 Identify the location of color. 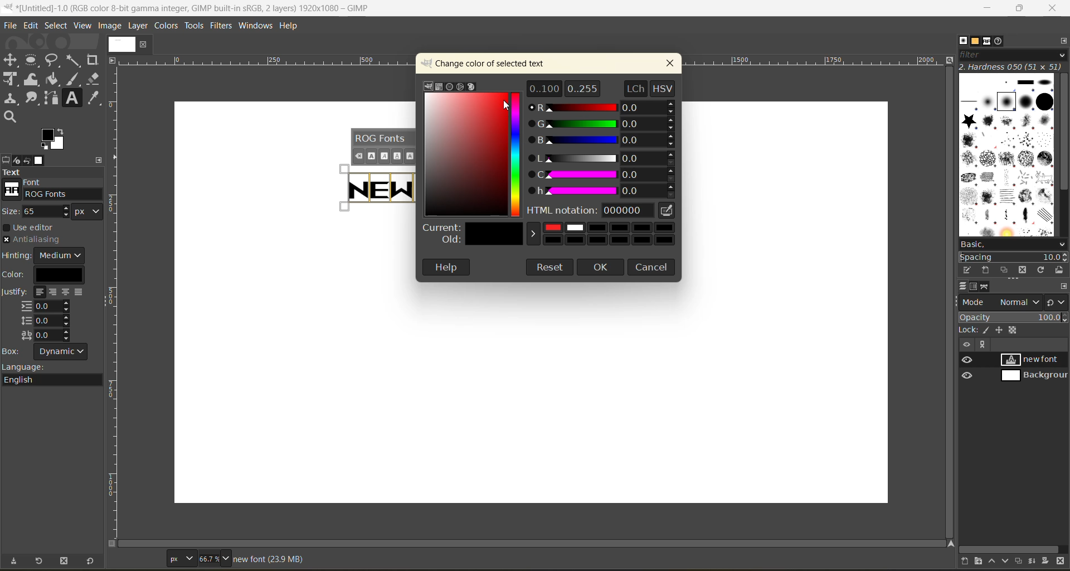
(48, 274).